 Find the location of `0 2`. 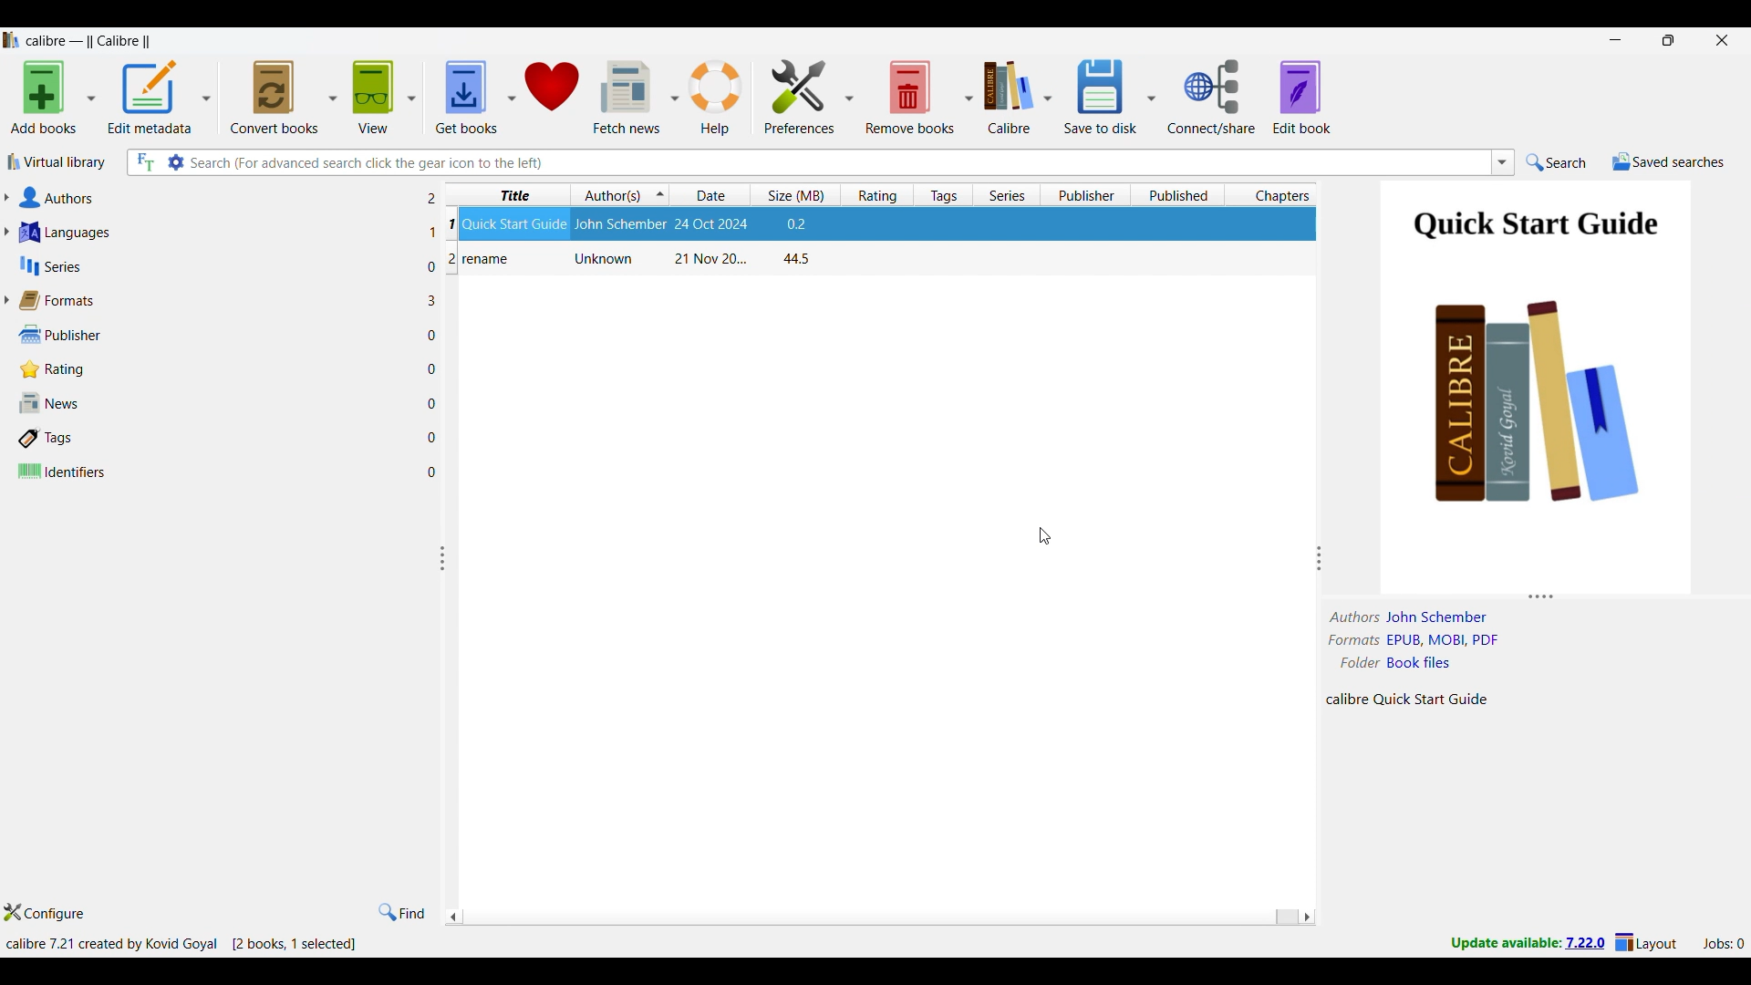

0 2 is located at coordinates (442, 264).